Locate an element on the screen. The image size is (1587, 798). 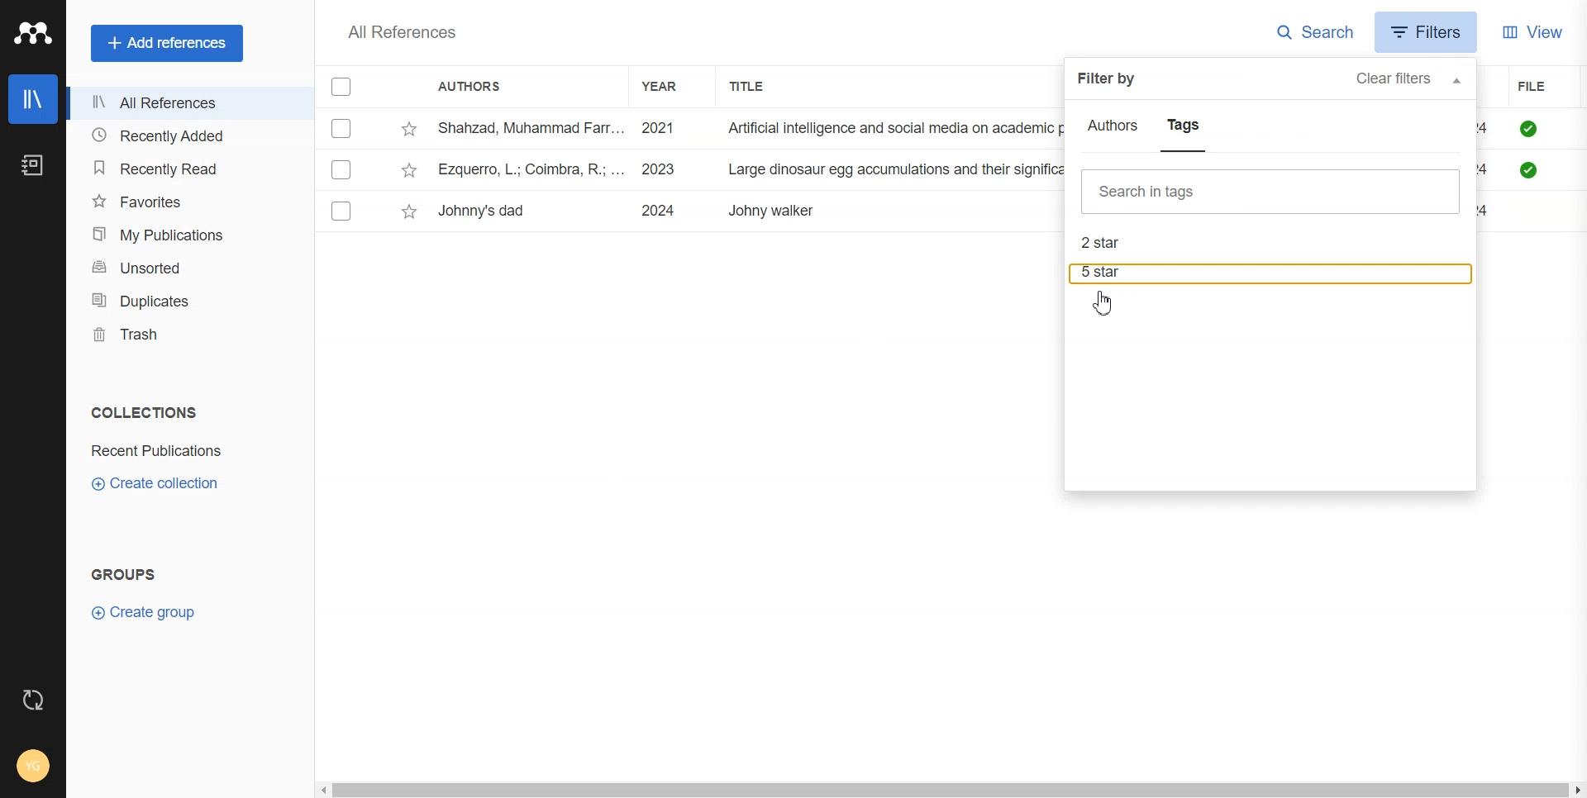
Tags is located at coordinates (1184, 129).